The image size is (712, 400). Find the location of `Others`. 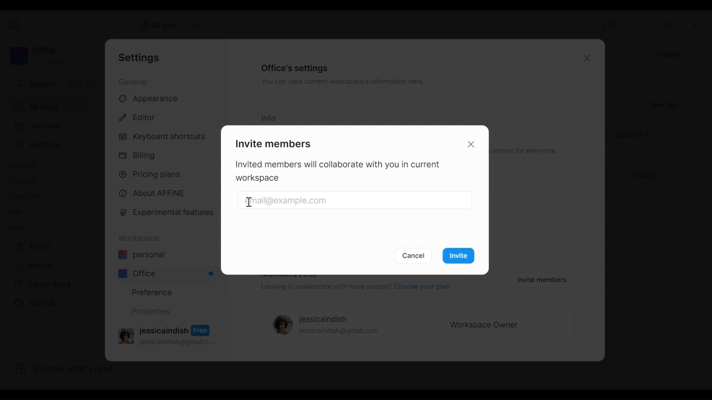

Others is located at coordinates (17, 227).